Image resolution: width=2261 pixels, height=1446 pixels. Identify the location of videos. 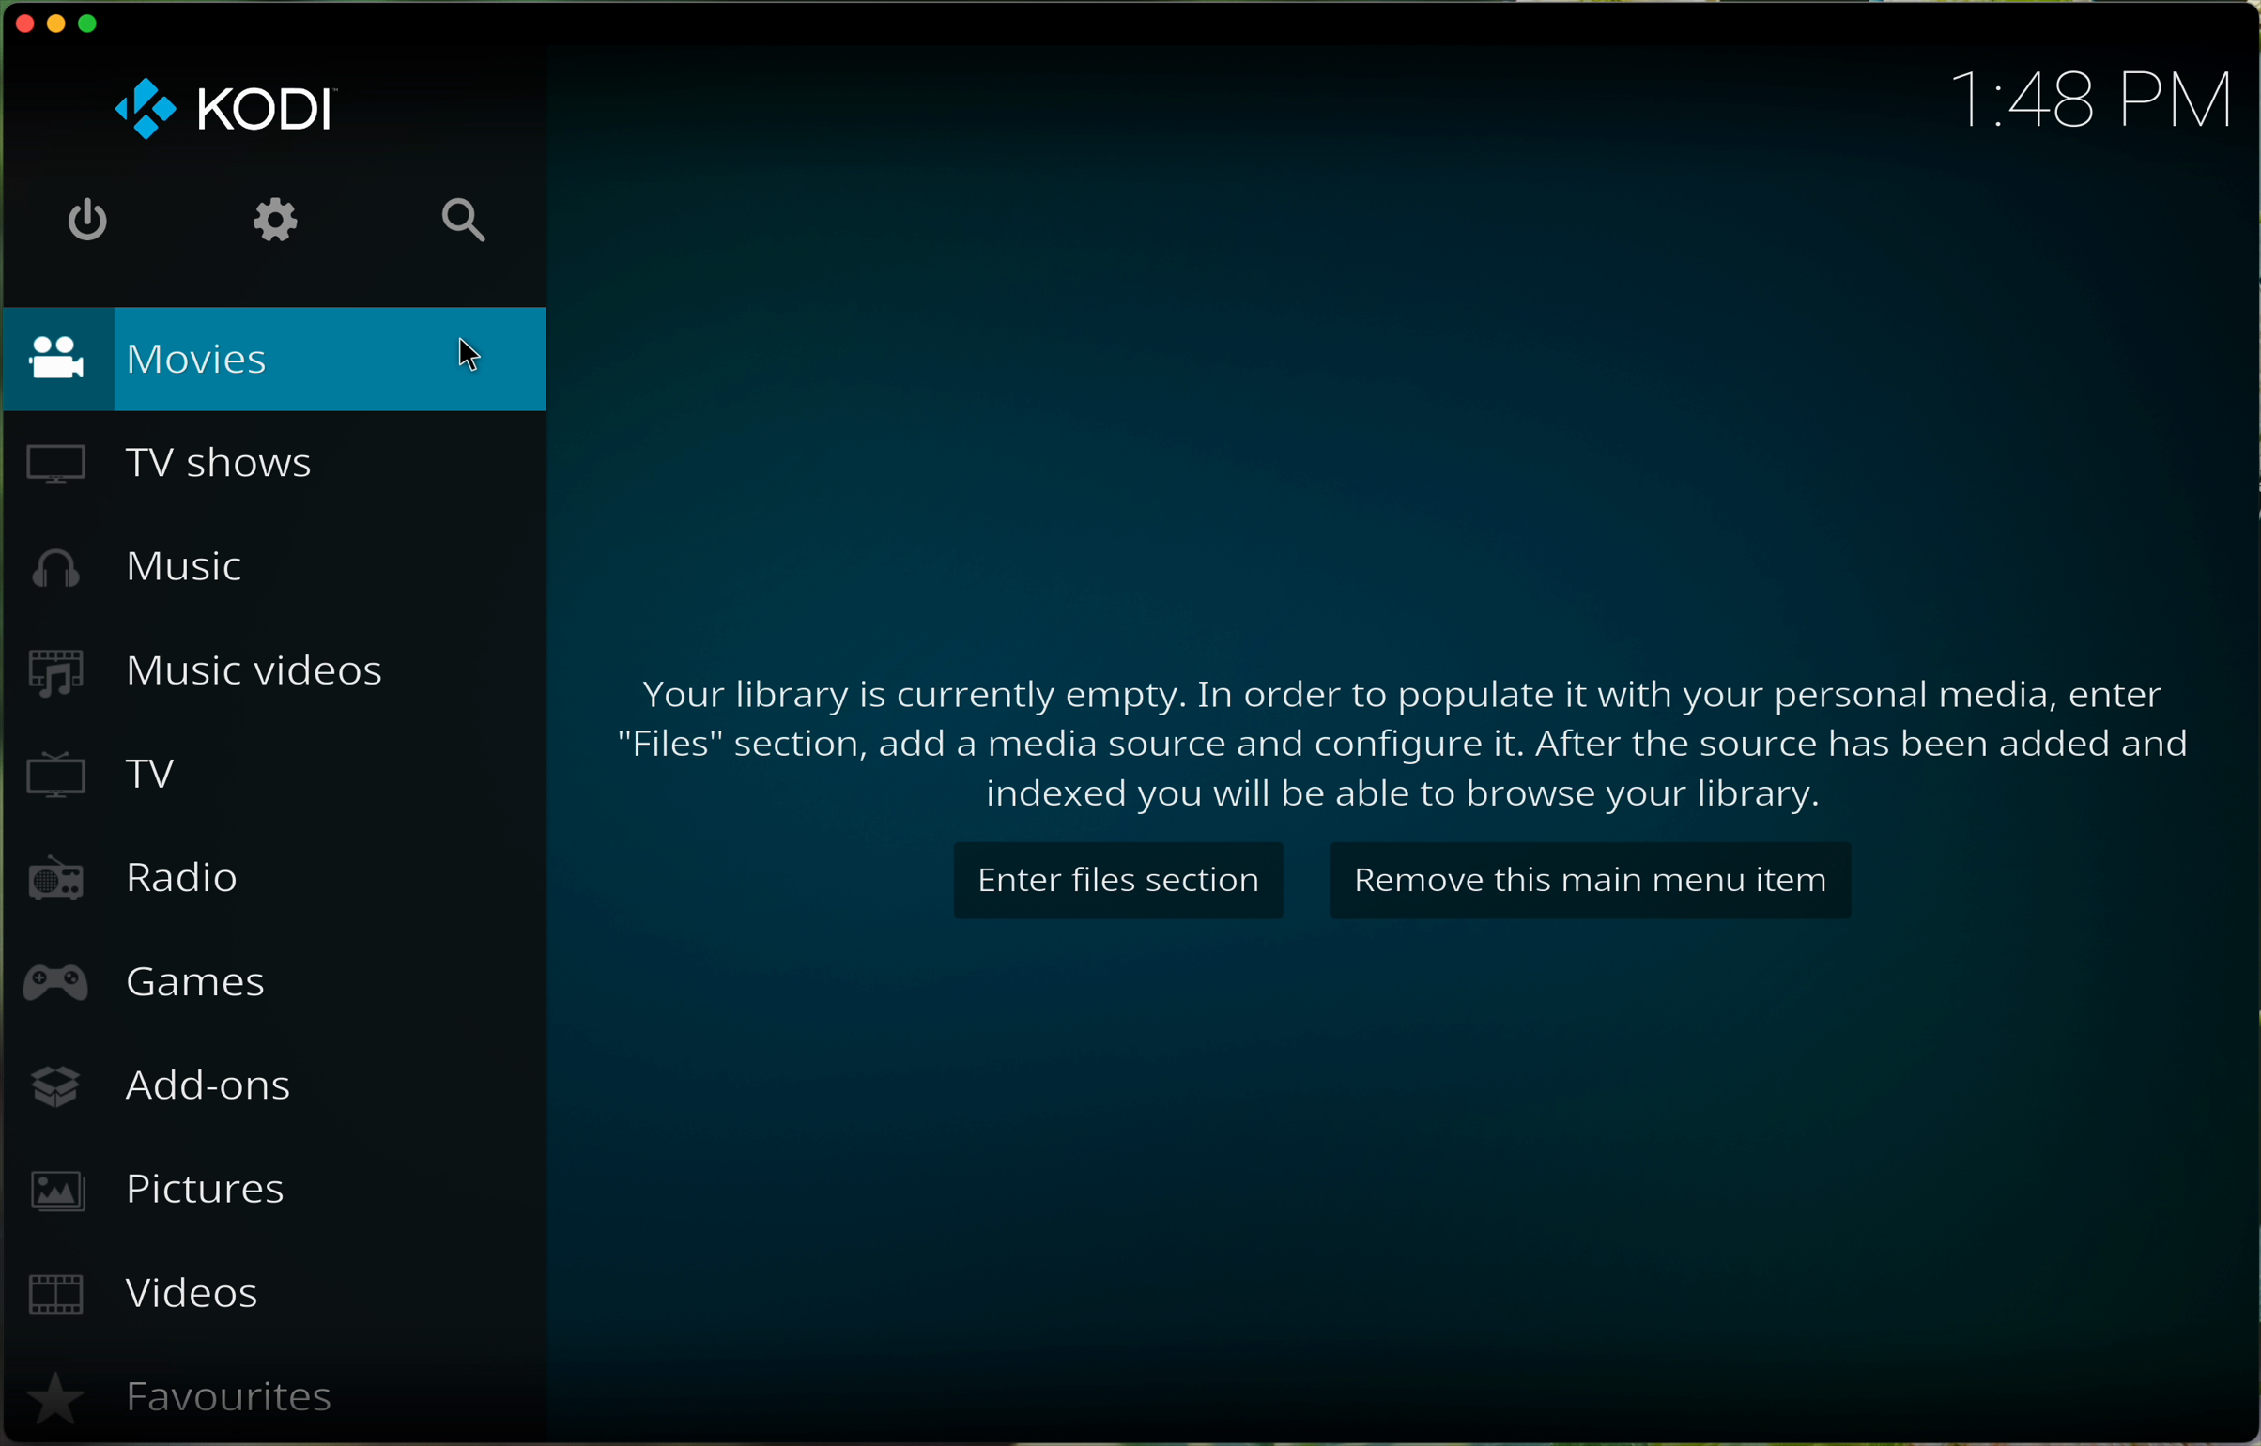
(183, 1299).